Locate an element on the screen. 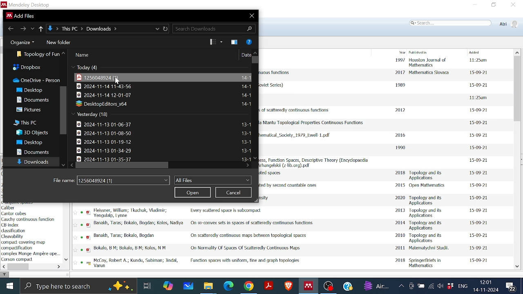 The image size is (523, 294). Notifications is located at coordinates (512, 286).